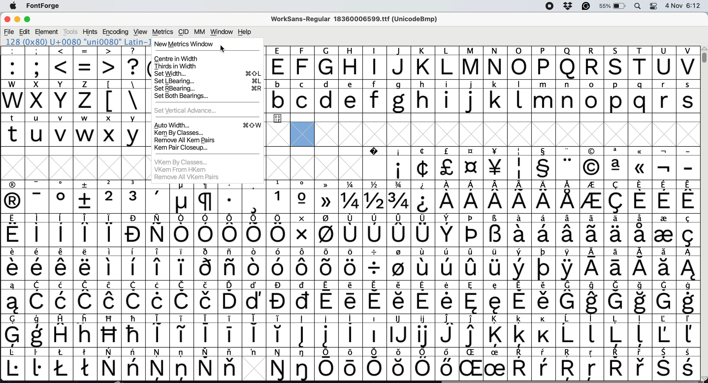 This screenshot has width=708, height=383. What do you see at coordinates (208, 89) in the screenshot?
I see `set rbearing` at bounding box center [208, 89].